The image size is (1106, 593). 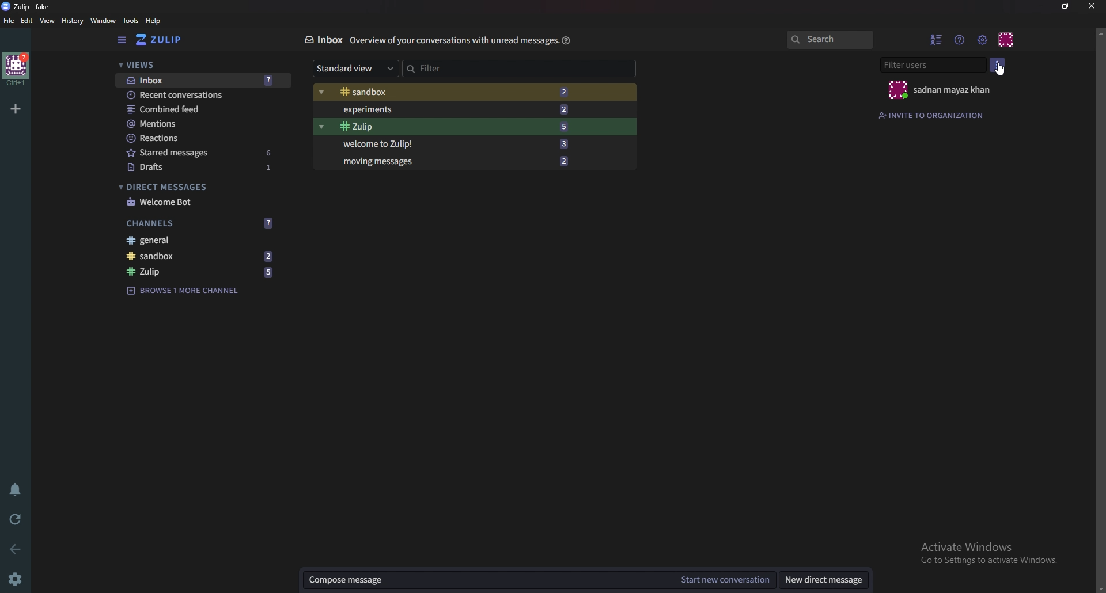 What do you see at coordinates (724, 581) in the screenshot?
I see `Start new conversation` at bounding box center [724, 581].